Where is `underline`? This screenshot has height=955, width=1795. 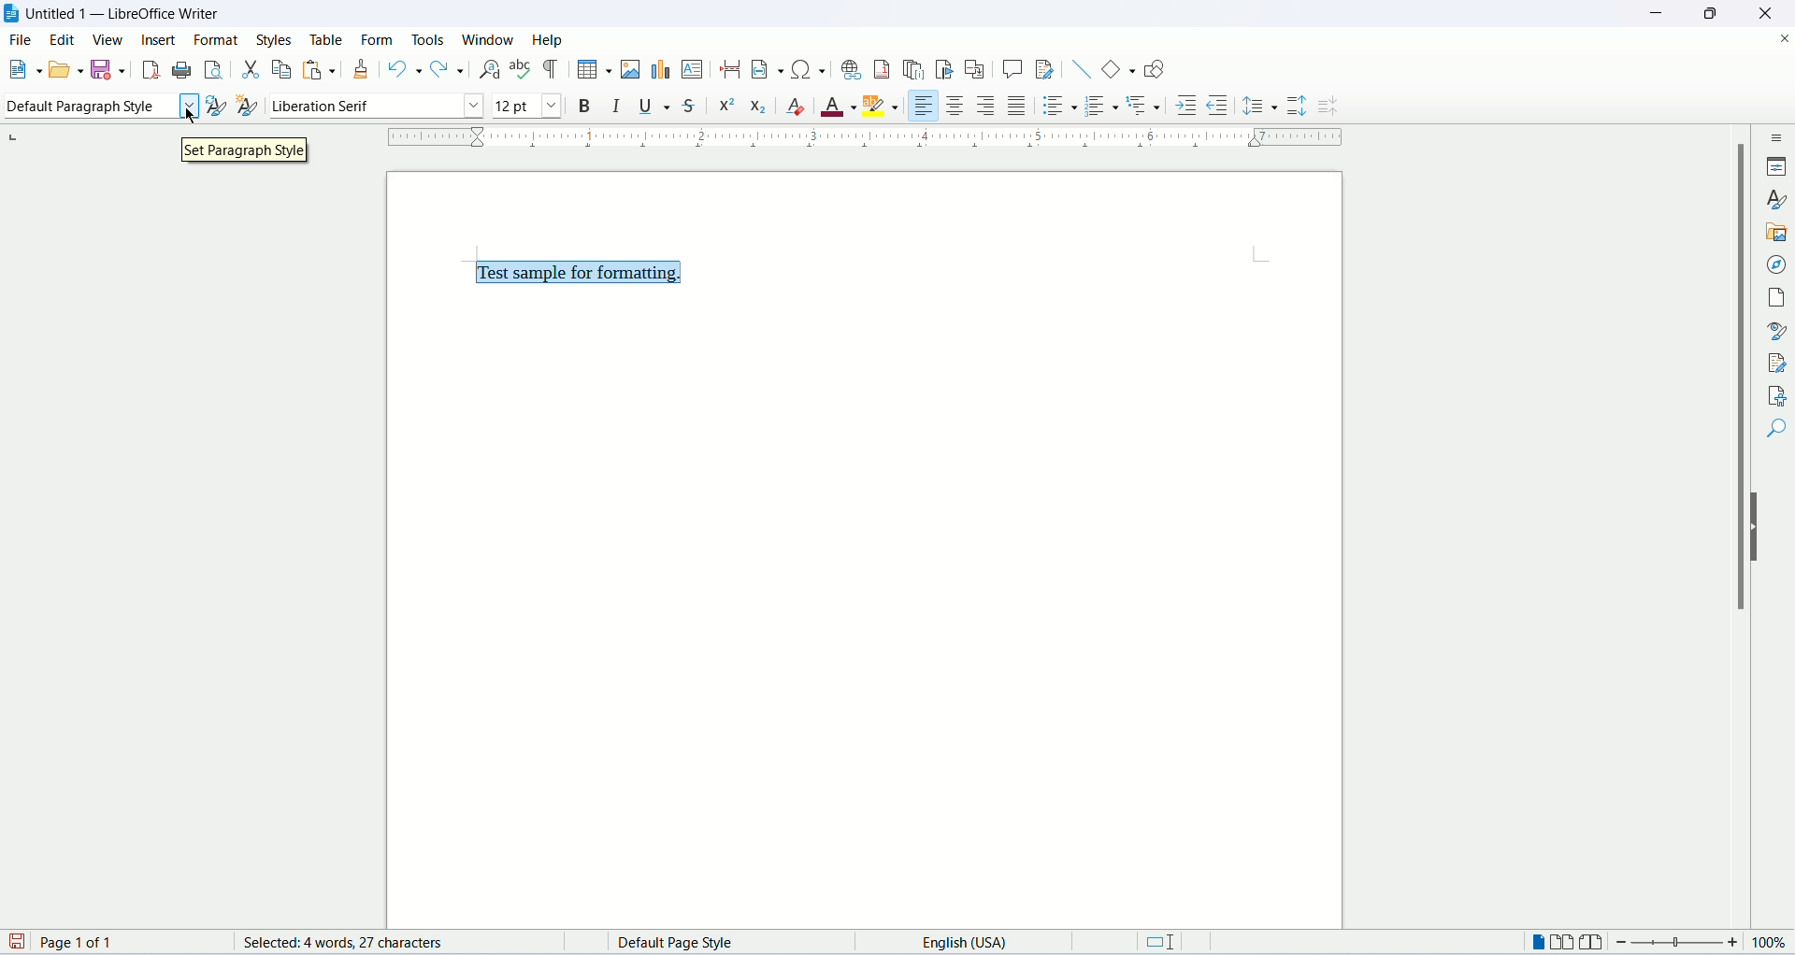 underline is located at coordinates (657, 107).